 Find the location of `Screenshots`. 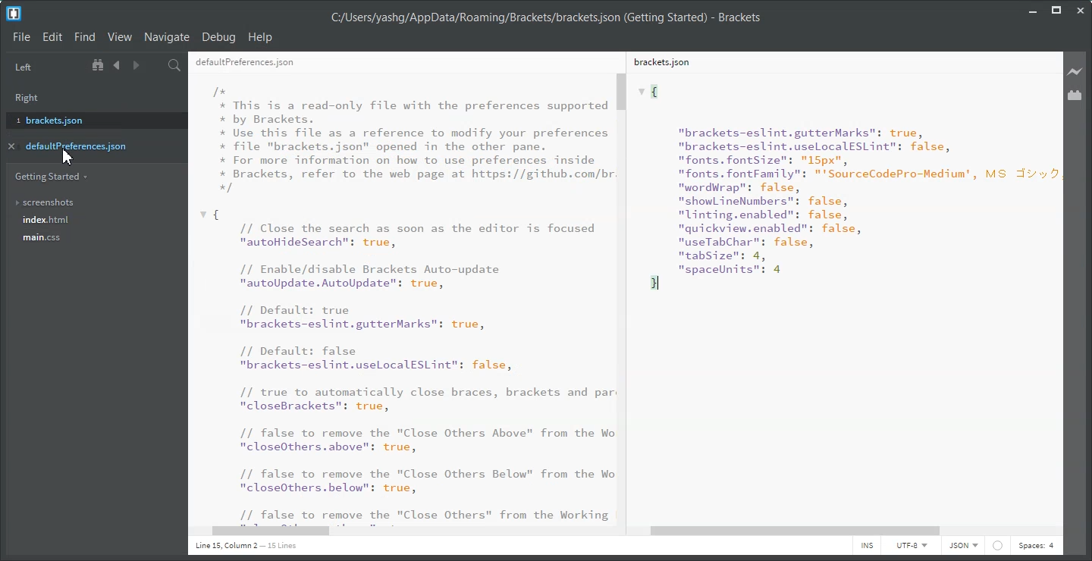

Screenshots is located at coordinates (92, 202).